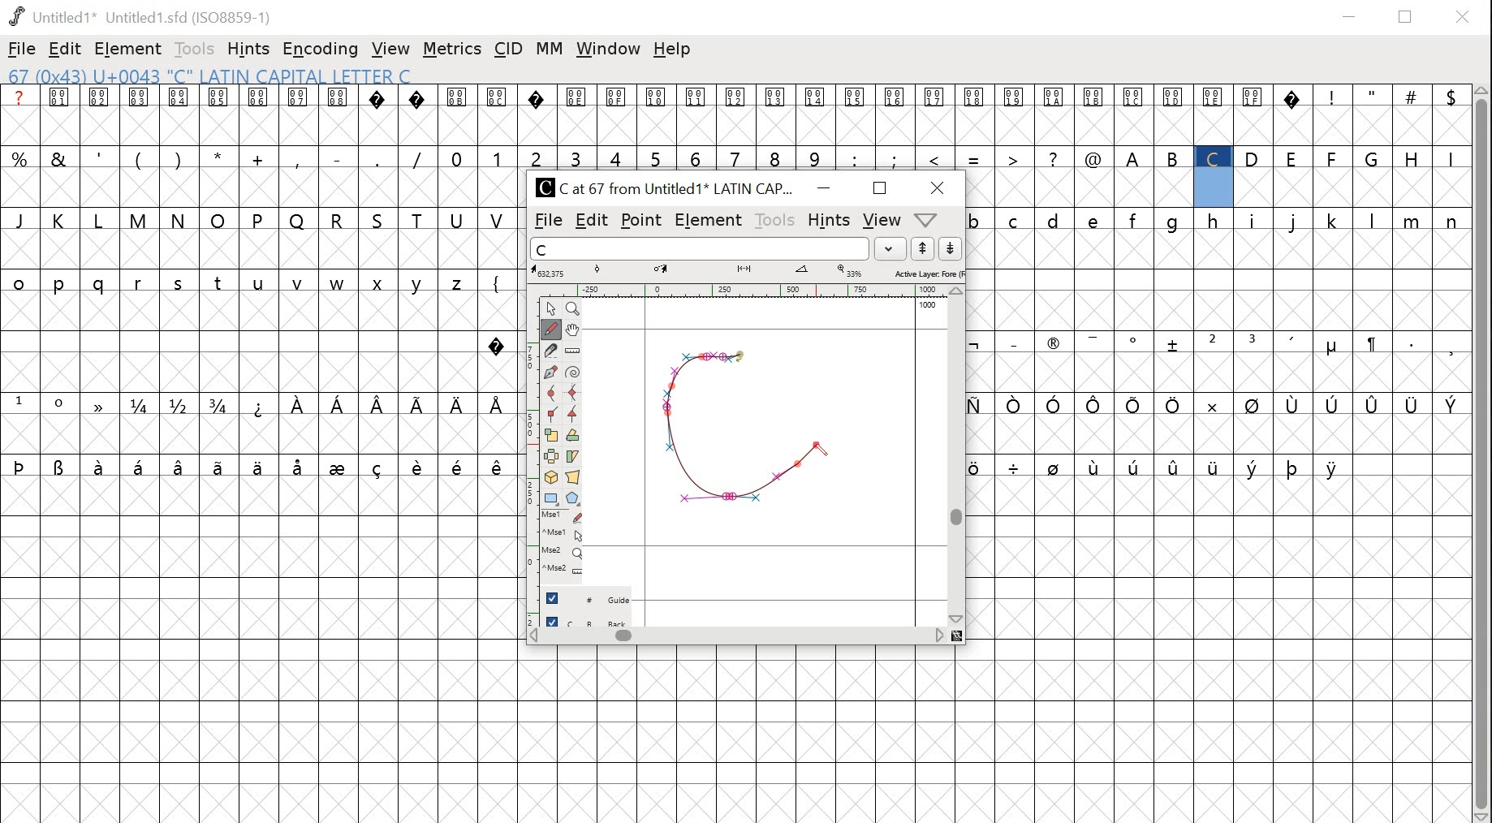 The height and width of the screenshot is (823, 1492). Describe the element at coordinates (319, 50) in the screenshot. I see `encoding` at that location.